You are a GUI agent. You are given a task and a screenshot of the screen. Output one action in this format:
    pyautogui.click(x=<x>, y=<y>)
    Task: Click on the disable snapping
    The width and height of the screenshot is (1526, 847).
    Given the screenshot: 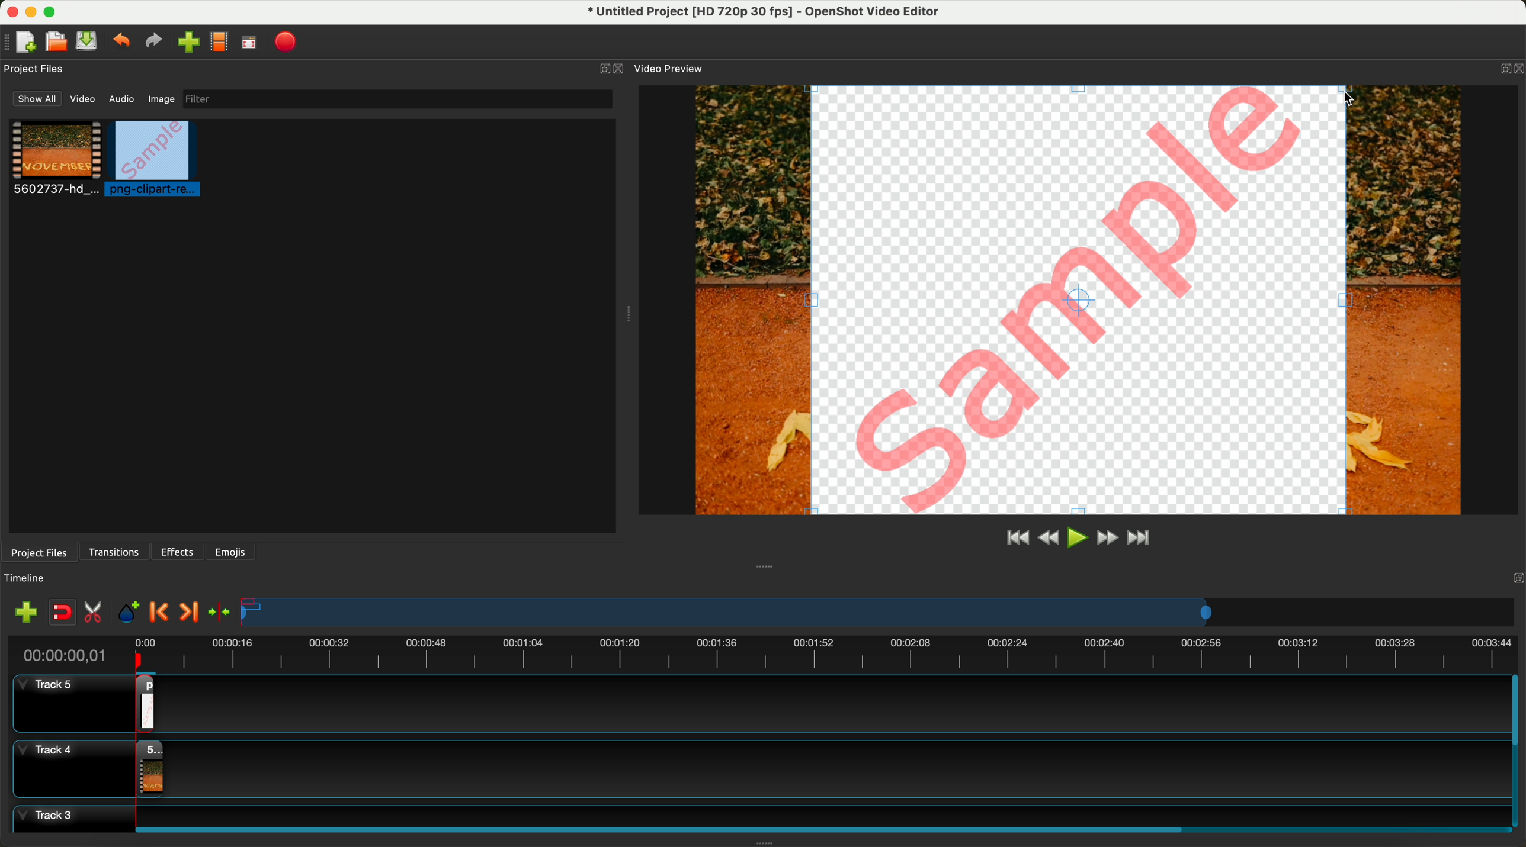 What is the action you would take?
    pyautogui.click(x=63, y=613)
    